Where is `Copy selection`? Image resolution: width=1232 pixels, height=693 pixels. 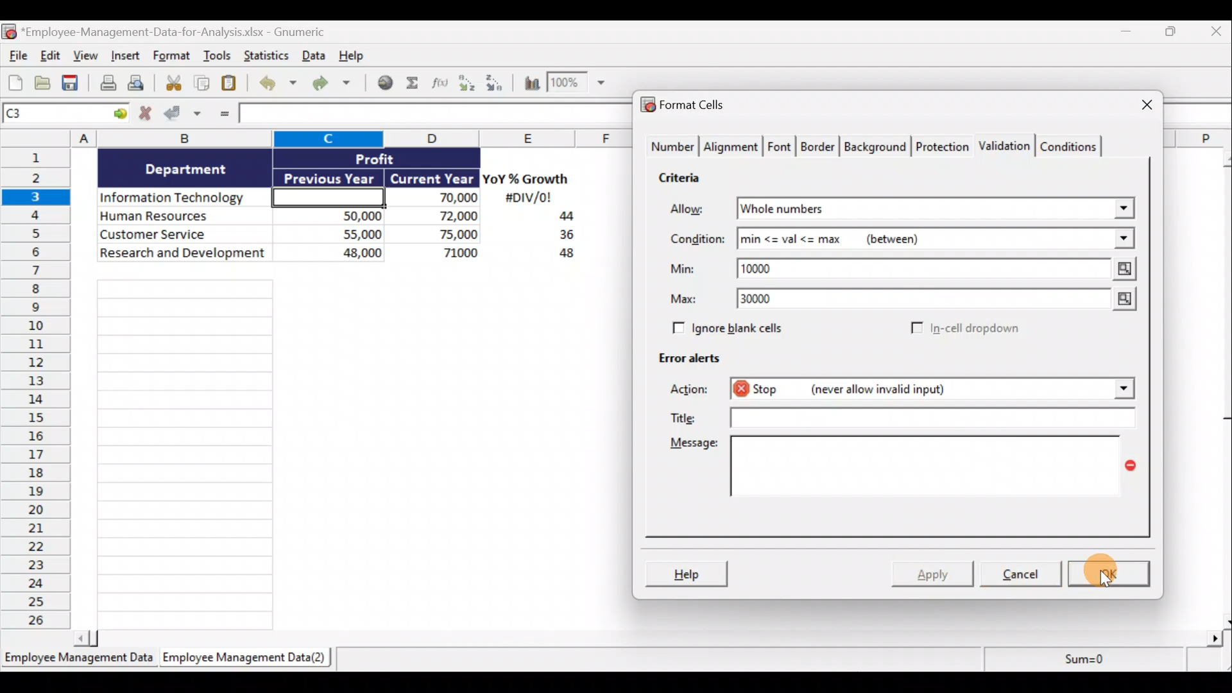 Copy selection is located at coordinates (202, 83).